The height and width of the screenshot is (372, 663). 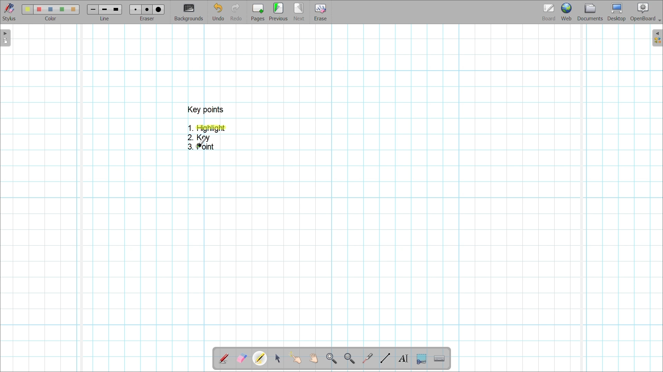 I want to click on Erase annotation, so click(x=242, y=359).